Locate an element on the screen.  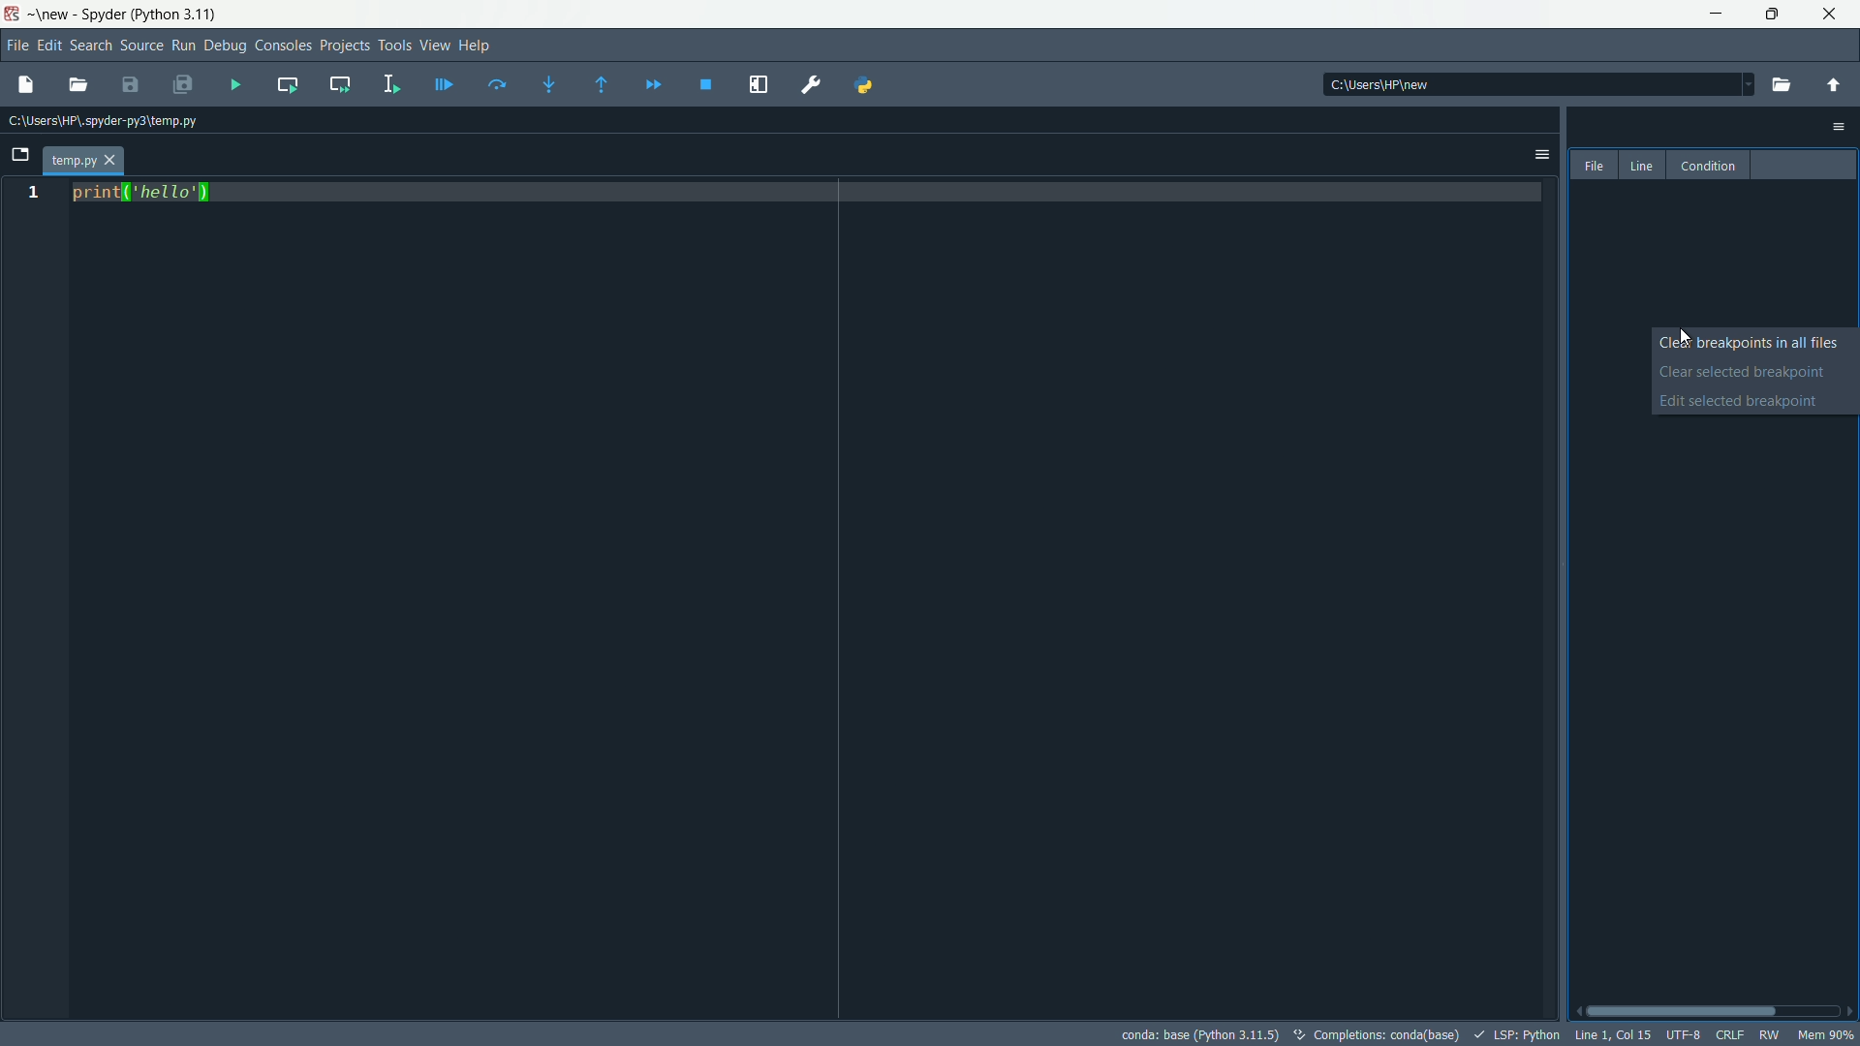
open file is located at coordinates (78, 85).